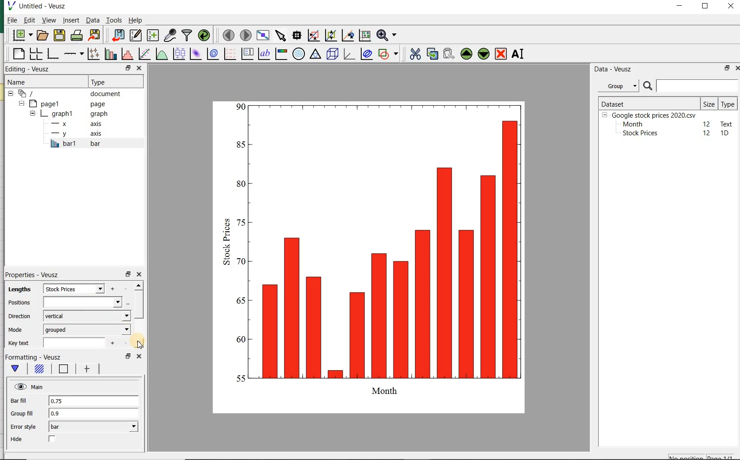 The image size is (740, 460). Describe the element at coordinates (94, 414) in the screenshot. I see `0.9` at that location.